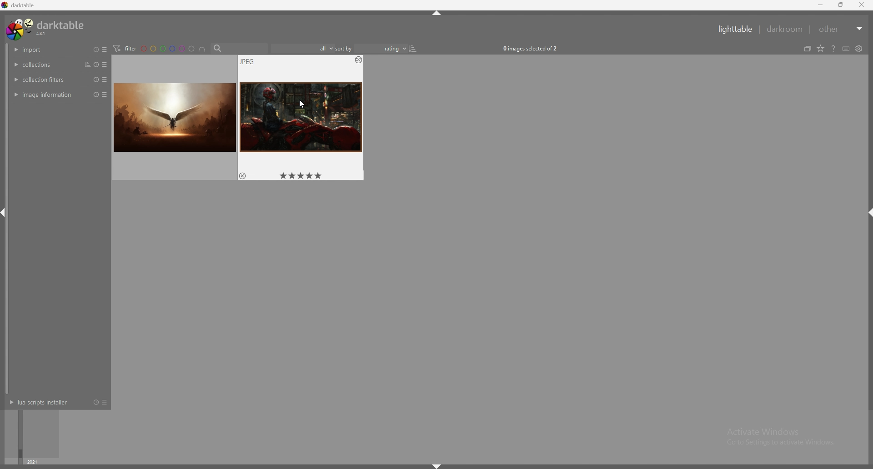  What do you see at coordinates (105, 80) in the screenshot?
I see `presets` at bounding box center [105, 80].